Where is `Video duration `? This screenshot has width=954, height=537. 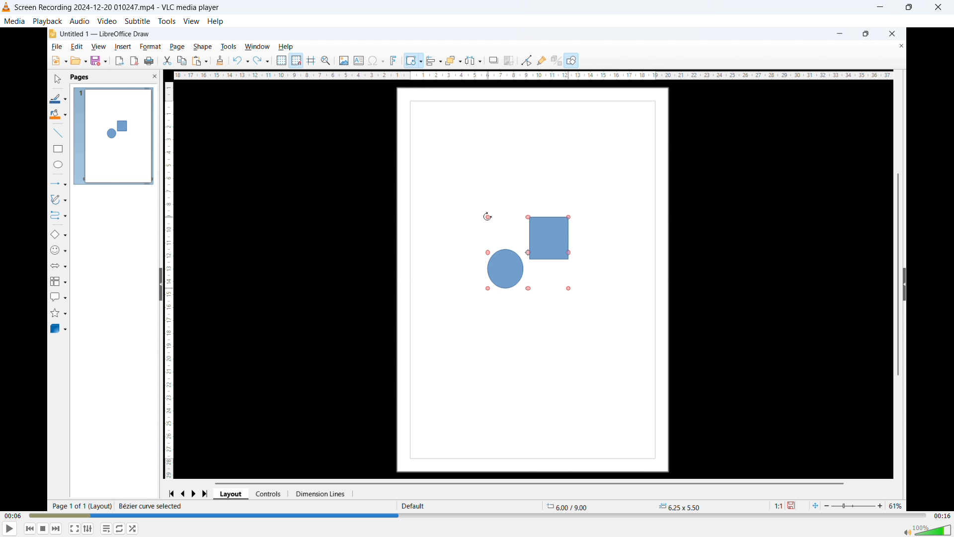
Video duration  is located at coordinates (942, 516).